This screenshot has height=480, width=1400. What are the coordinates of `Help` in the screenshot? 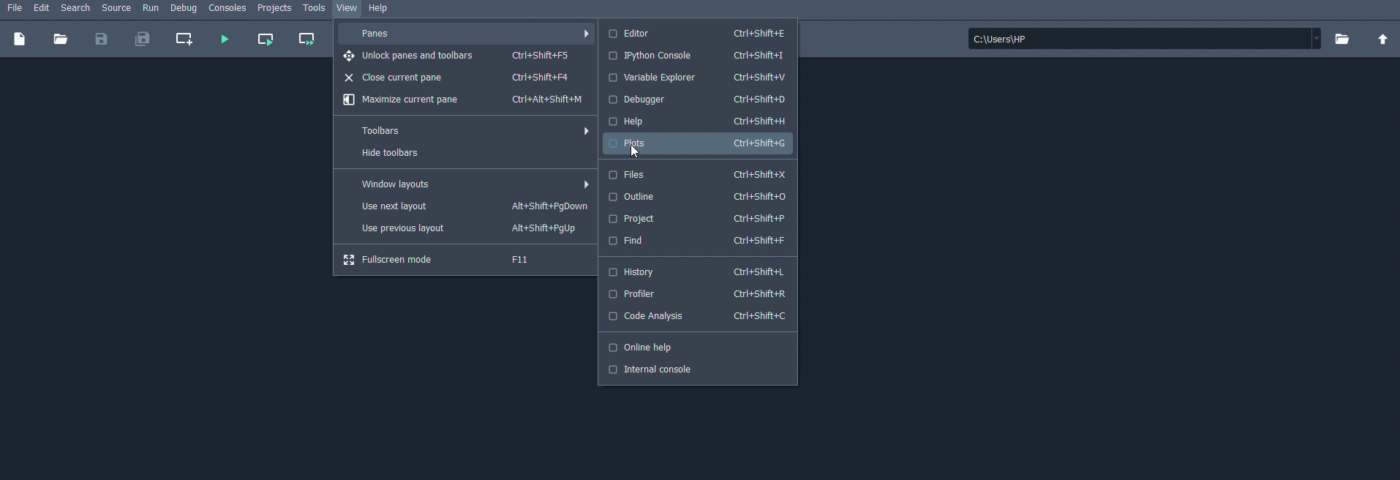 It's located at (385, 10).